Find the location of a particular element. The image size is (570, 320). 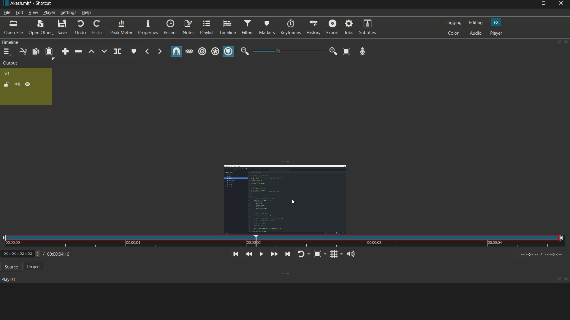

timeline is located at coordinates (227, 27).